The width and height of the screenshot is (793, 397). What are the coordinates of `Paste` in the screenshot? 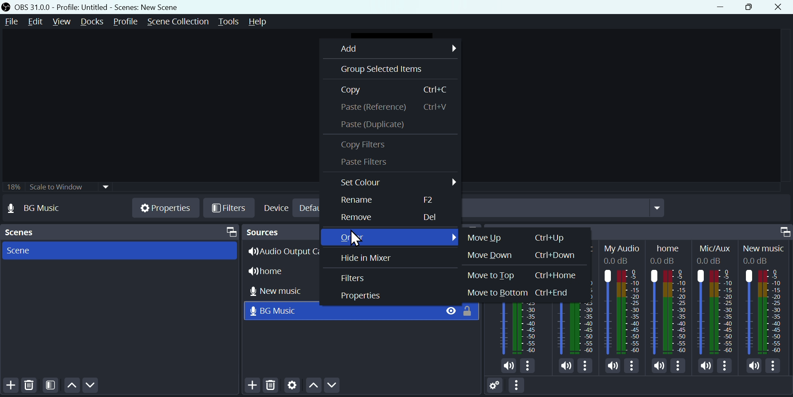 It's located at (392, 106).